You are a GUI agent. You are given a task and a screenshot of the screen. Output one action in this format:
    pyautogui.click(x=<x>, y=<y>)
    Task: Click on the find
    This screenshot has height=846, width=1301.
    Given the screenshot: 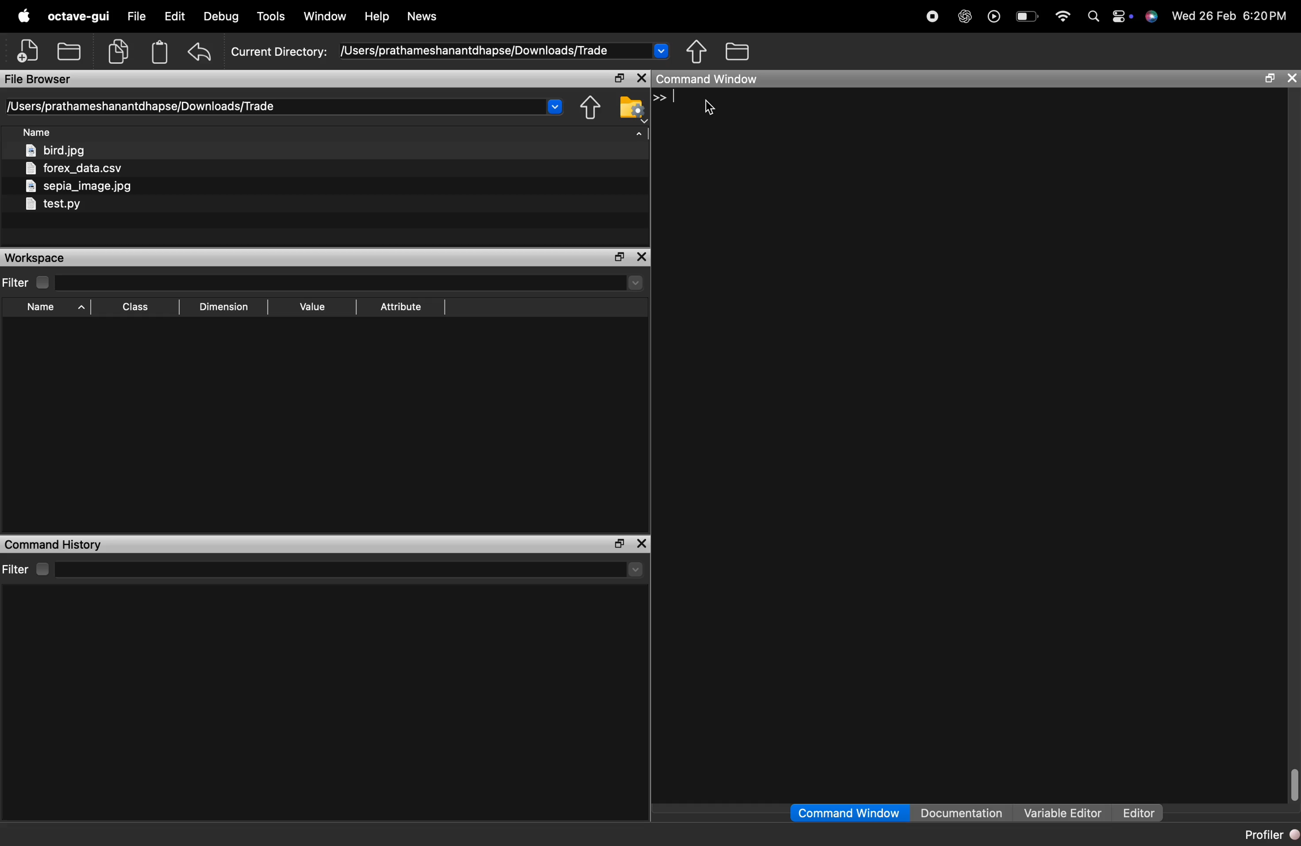 What is the action you would take?
    pyautogui.click(x=1094, y=16)
    